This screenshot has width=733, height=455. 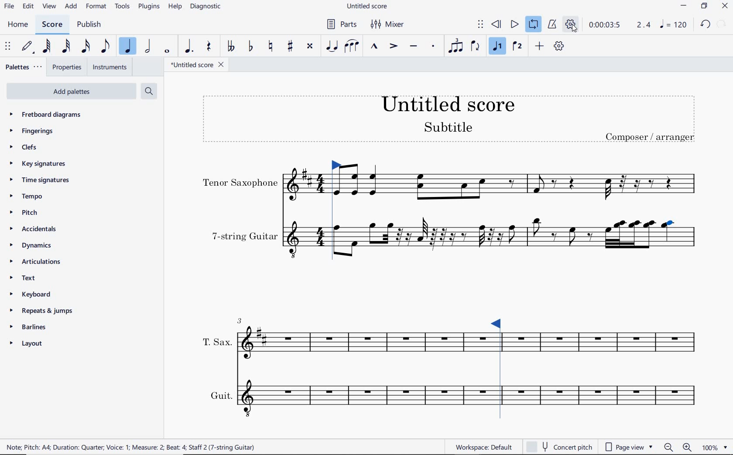 What do you see at coordinates (29, 293) in the screenshot?
I see `KEYBOARD` at bounding box center [29, 293].